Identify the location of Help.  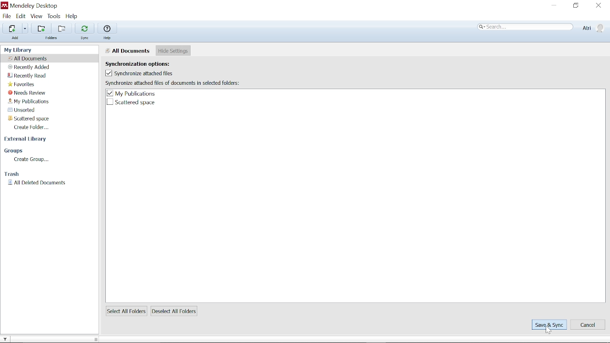
(109, 29).